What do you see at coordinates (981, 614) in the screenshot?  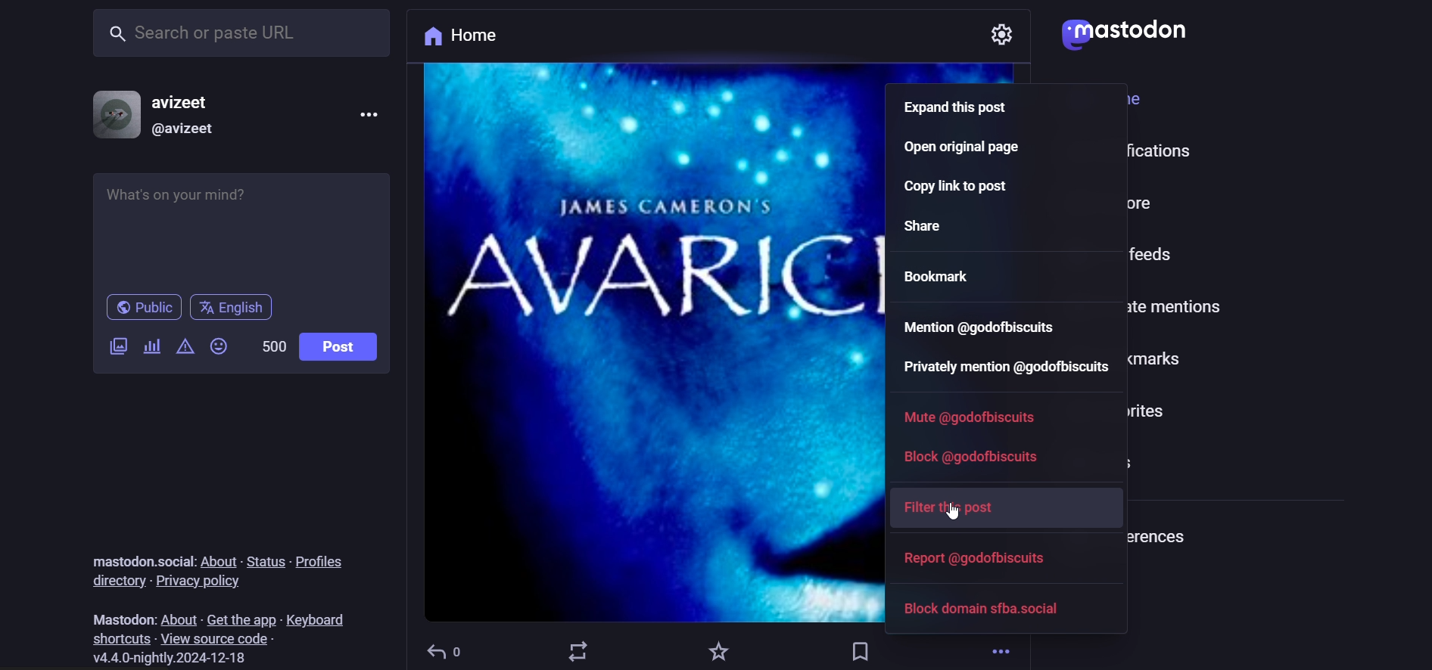 I see `block domain` at bounding box center [981, 614].